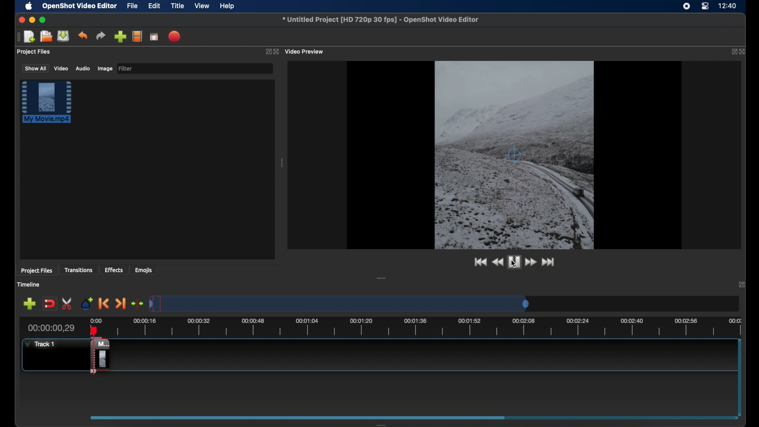 This screenshot has height=427, width=759. I want to click on scroll box, so click(298, 415).